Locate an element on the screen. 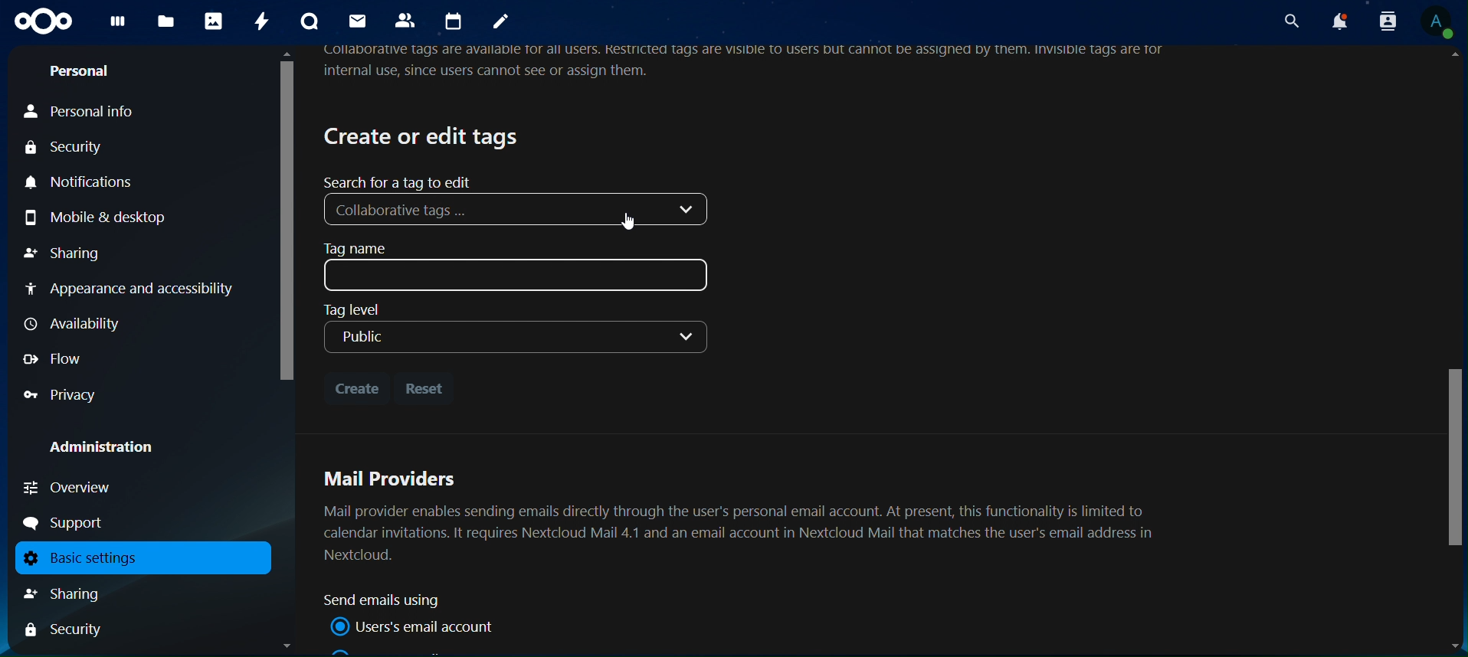  calendar is located at coordinates (456, 21).